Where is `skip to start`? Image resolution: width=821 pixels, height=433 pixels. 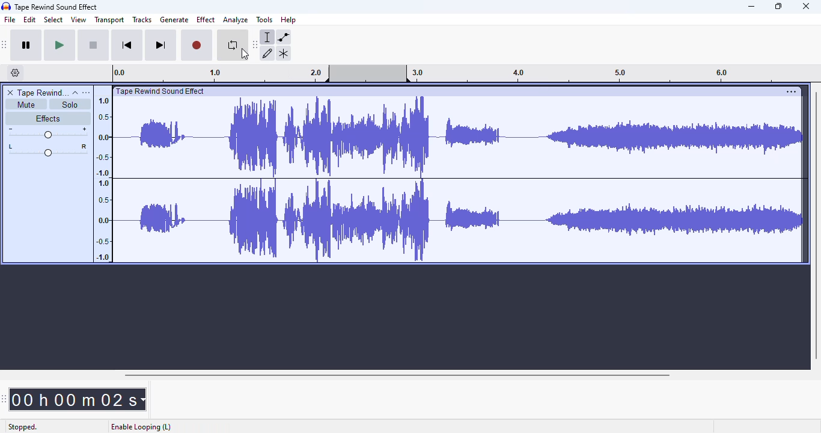
skip to start is located at coordinates (127, 45).